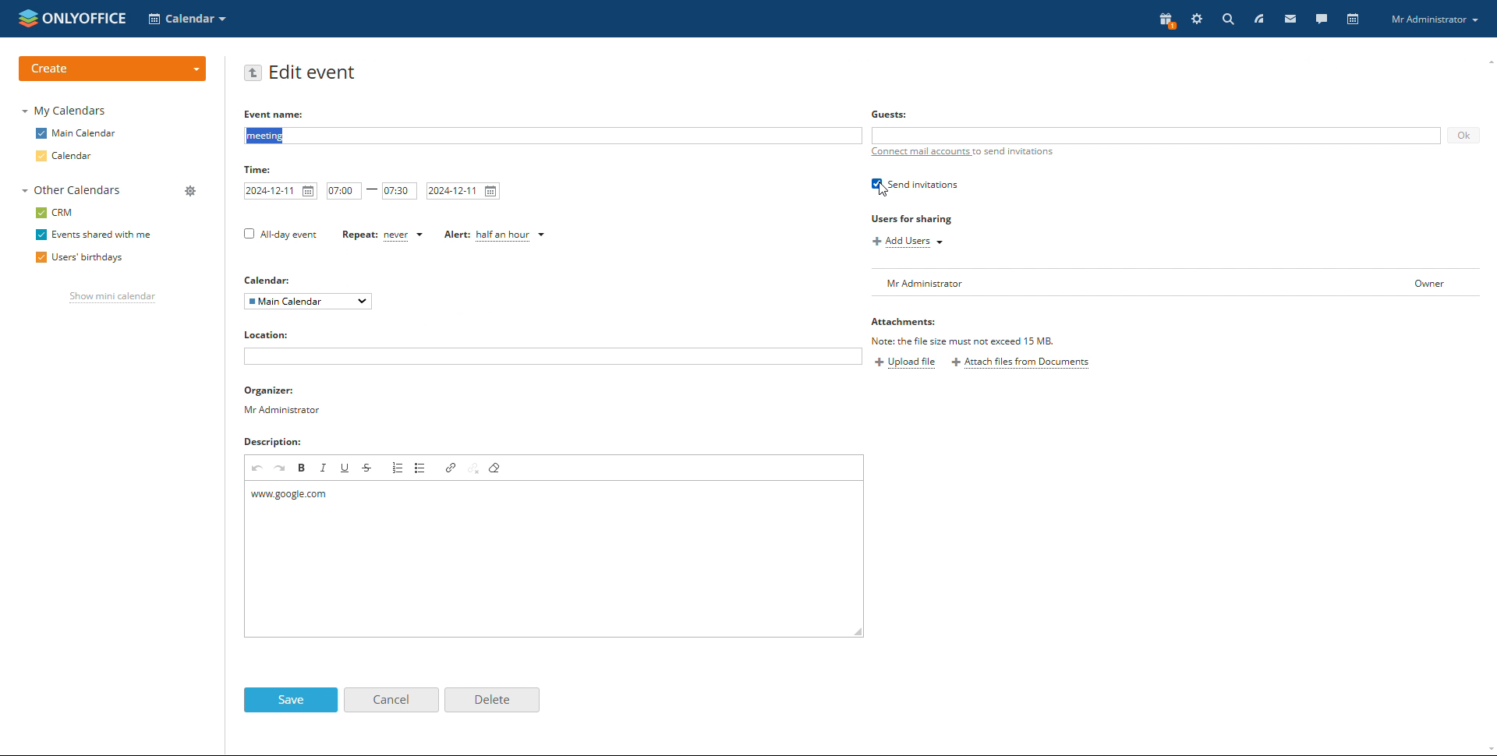  I want to click on add event name, so click(551, 136).